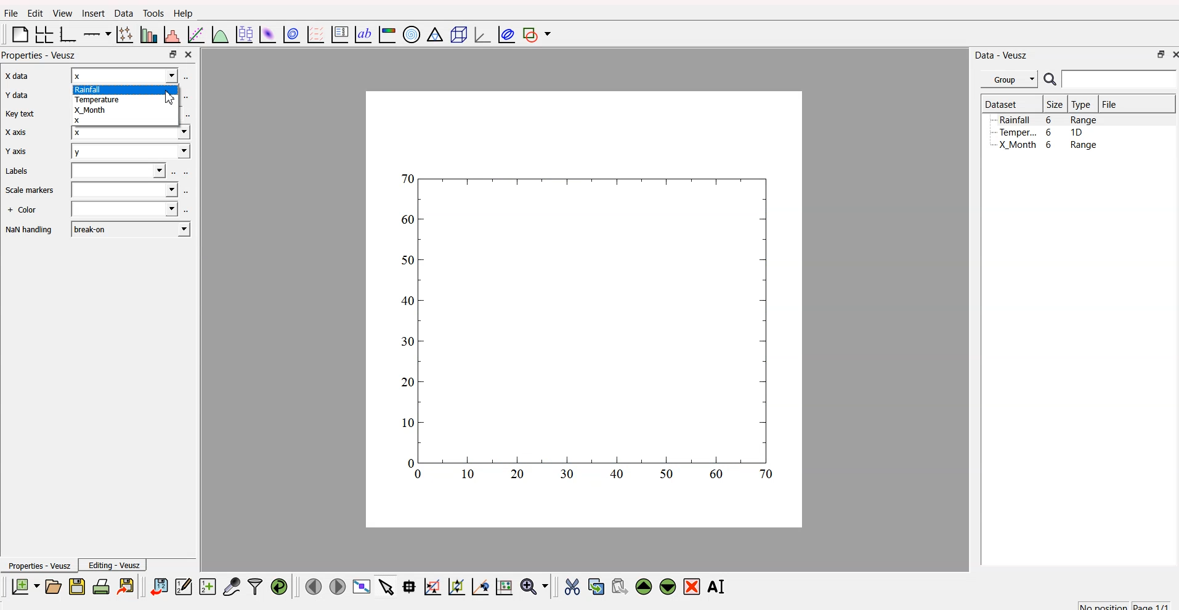 This screenshot has height=610, width=1179. What do you see at coordinates (115, 565) in the screenshot?
I see `Editing - Veusz |` at bounding box center [115, 565].